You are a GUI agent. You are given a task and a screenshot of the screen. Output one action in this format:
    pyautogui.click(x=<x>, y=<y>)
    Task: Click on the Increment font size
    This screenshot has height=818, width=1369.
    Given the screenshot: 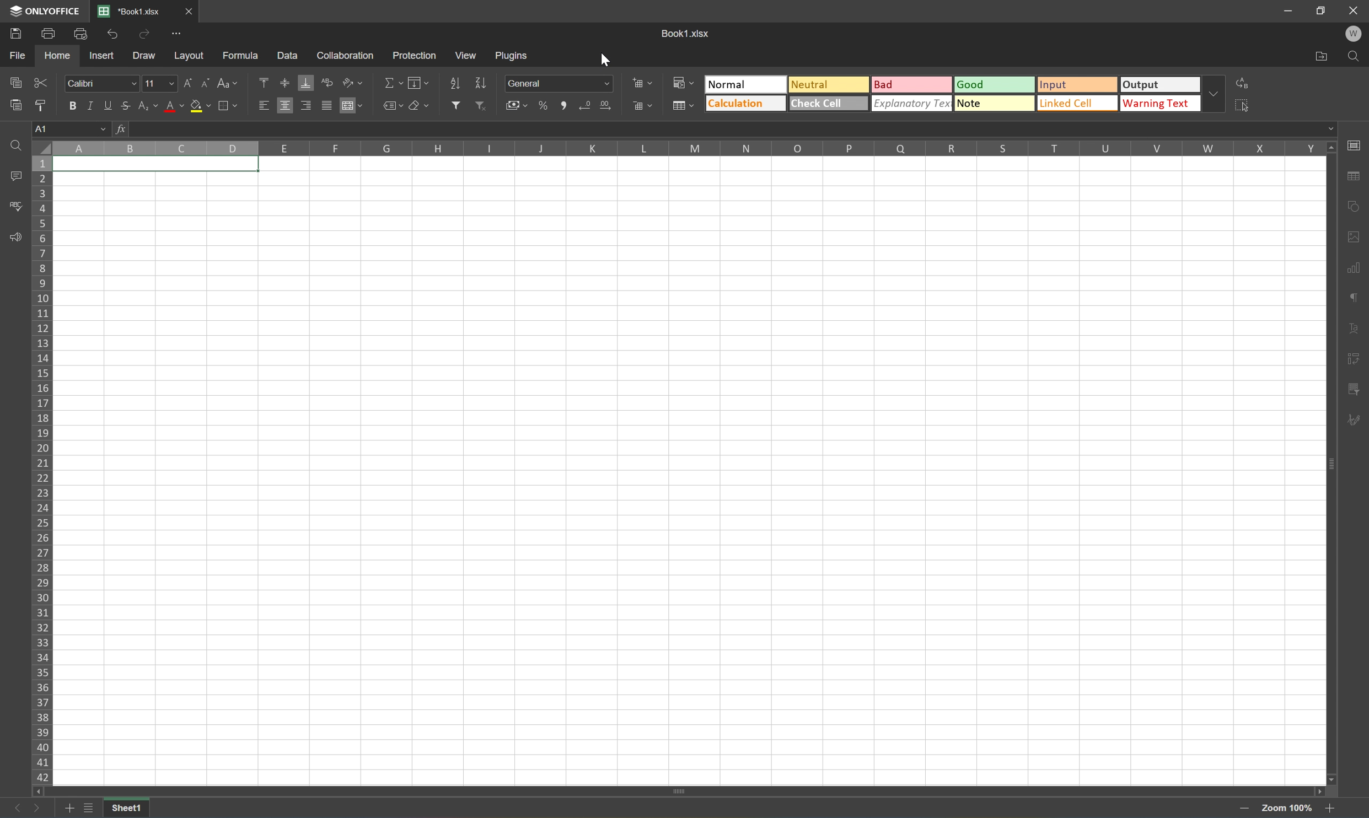 What is the action you would take?
    pyautogui.click(x=188, y=84)
    